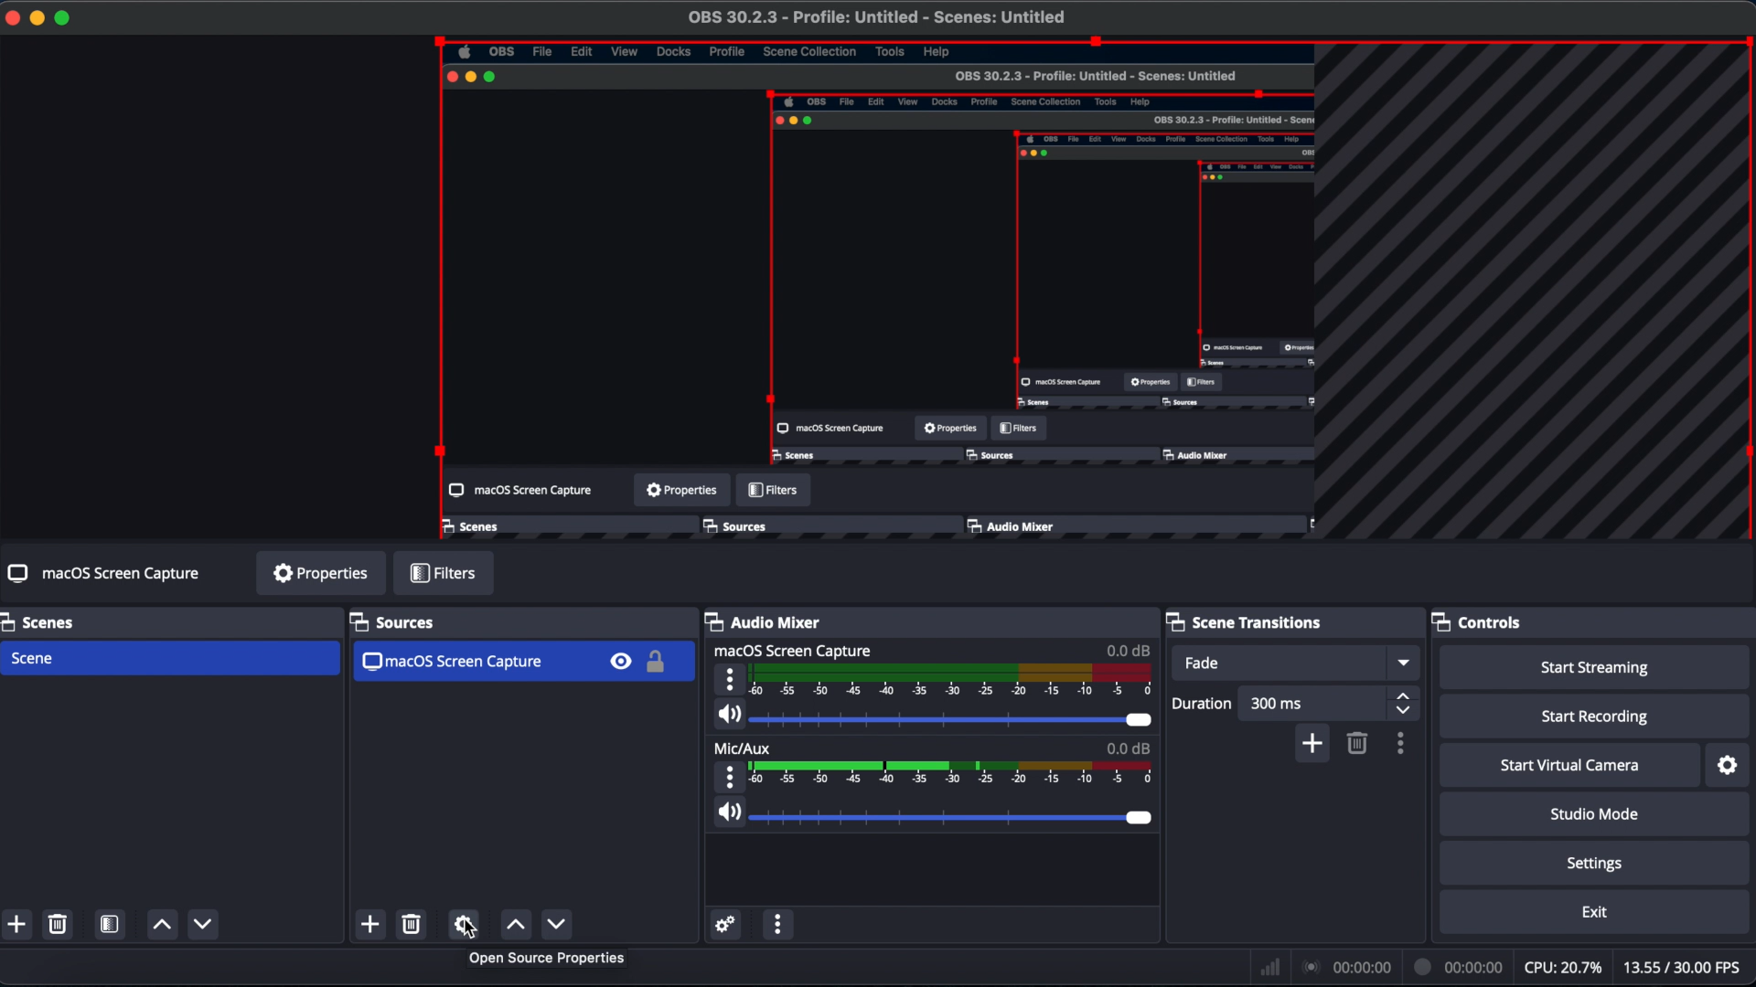 The width and height of the screenshot is (1756, 987). Describe the element at coordinates (109, 925) in the screenshot. I see `open scene filters` at that location.